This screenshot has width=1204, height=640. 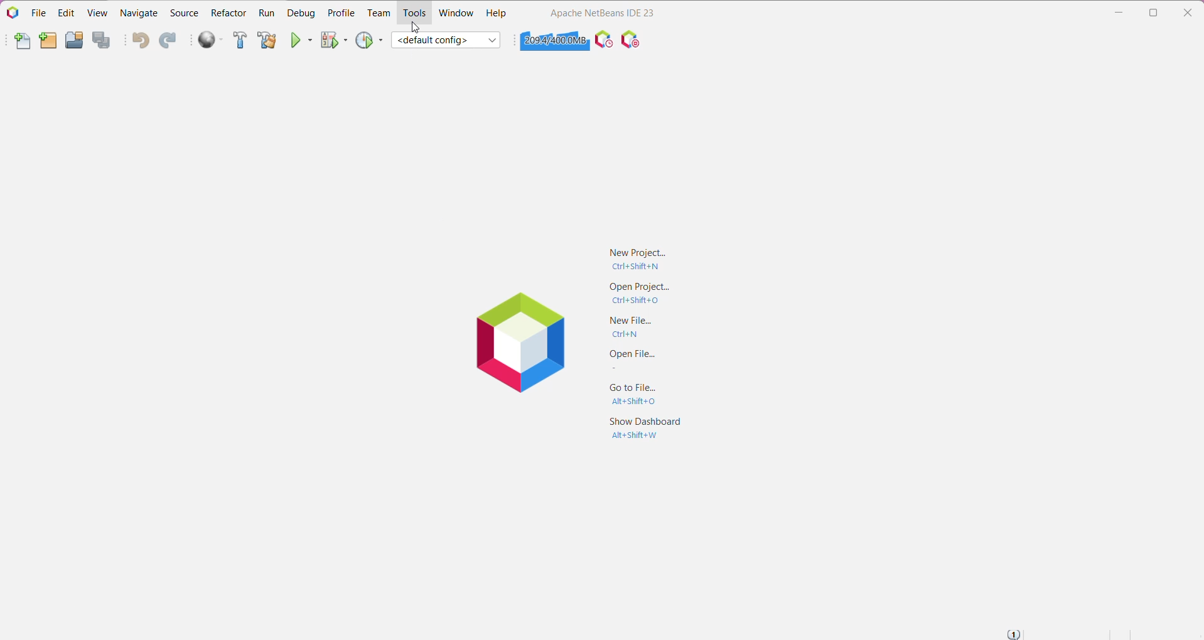 What do you see at coordinates (524, 343) in the screenshot?
I see `Application Logo` at bounding box center [524, 343].